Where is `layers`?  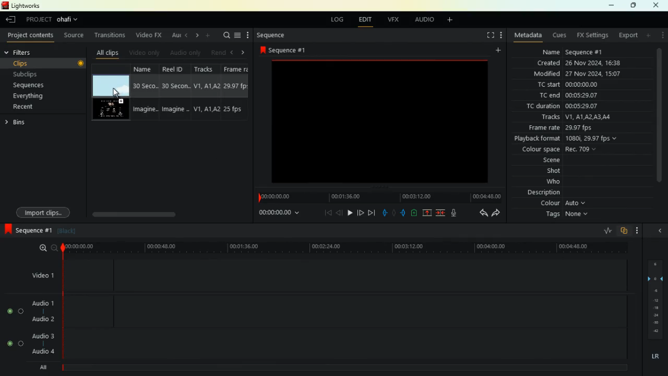 layers is located at coordinates (655, 302).